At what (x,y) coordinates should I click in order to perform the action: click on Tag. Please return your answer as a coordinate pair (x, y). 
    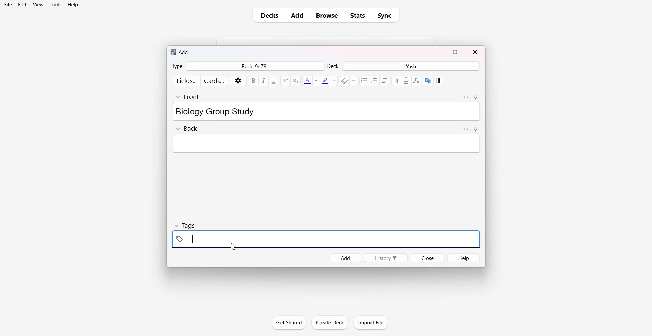
    Looking at the image, I should click on (185, 225).